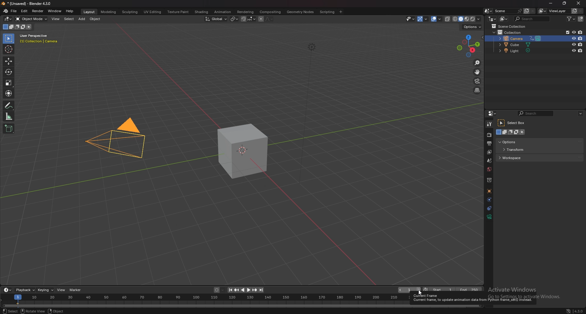 The image size is (586, 314). Describe the element at coordinates (439, 290) in the screenshot. I see `start` at that location.